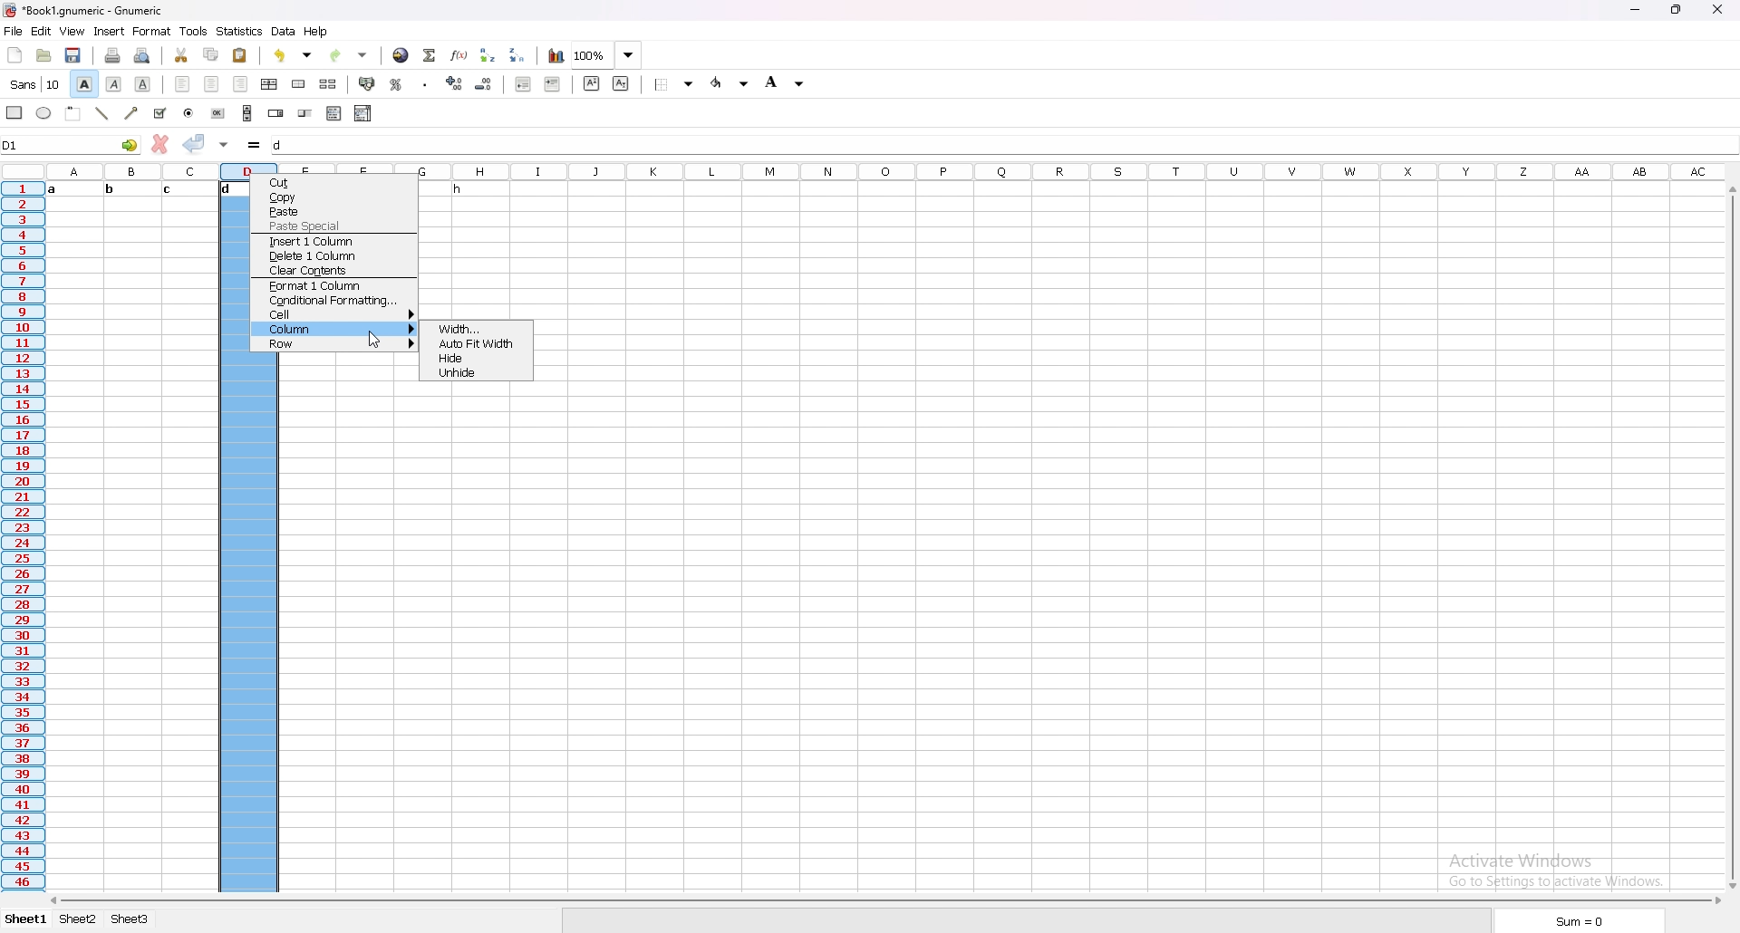 The width and height of the screenshot is (1740, 933). What do you see at coordinates (397, 84) in the screenshot?
I see `percentage` at bounding box center [397, 84].